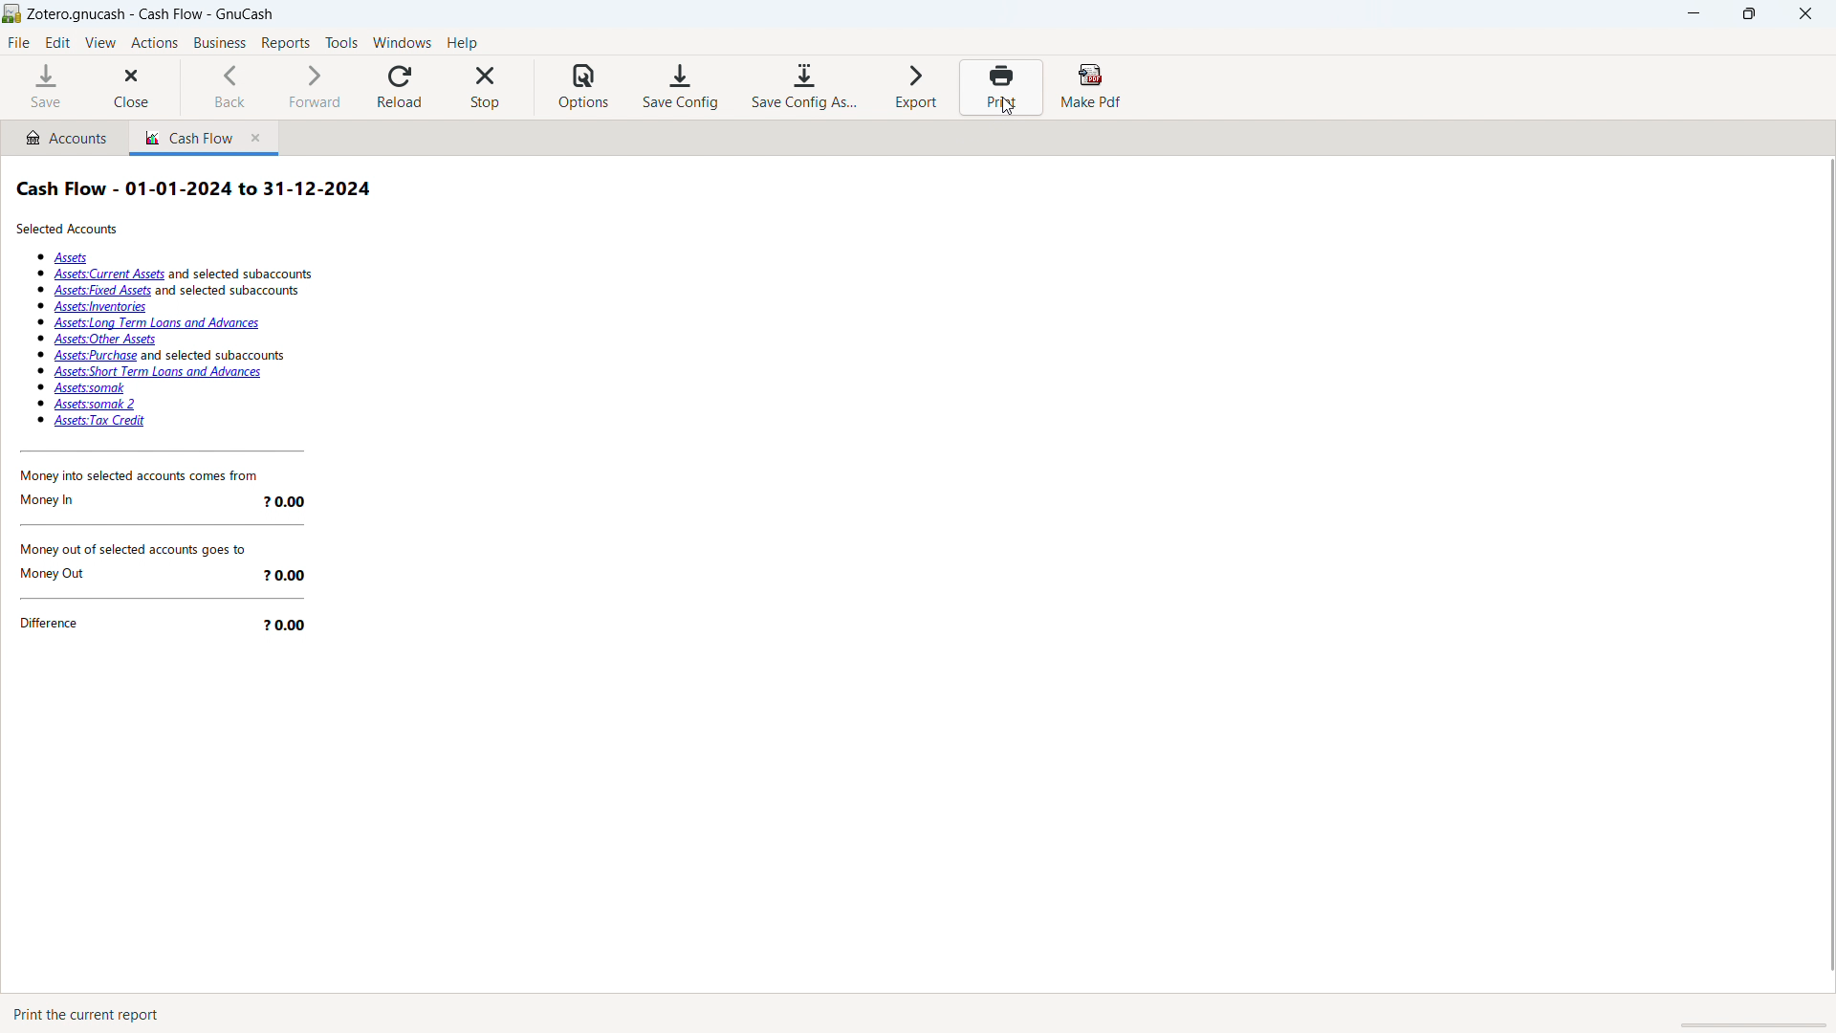  What do you see at coordinates (1005, 106) in the screenshot?
I see `cursor` at bounding box center [1005, 106].